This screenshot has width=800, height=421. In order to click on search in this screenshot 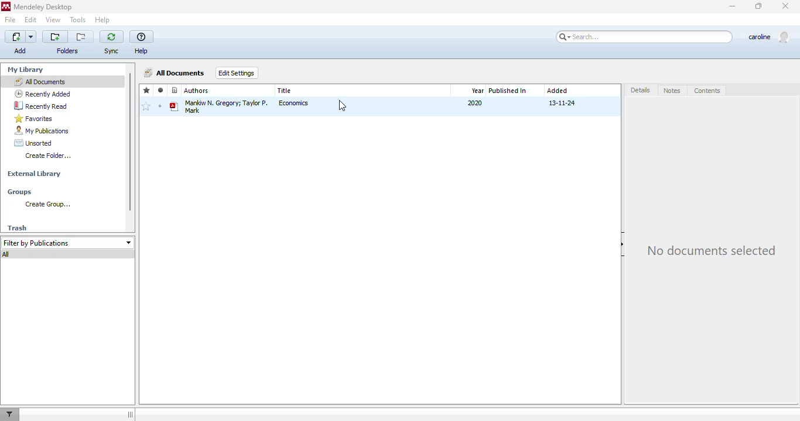, I will do `click(642, 37)`.